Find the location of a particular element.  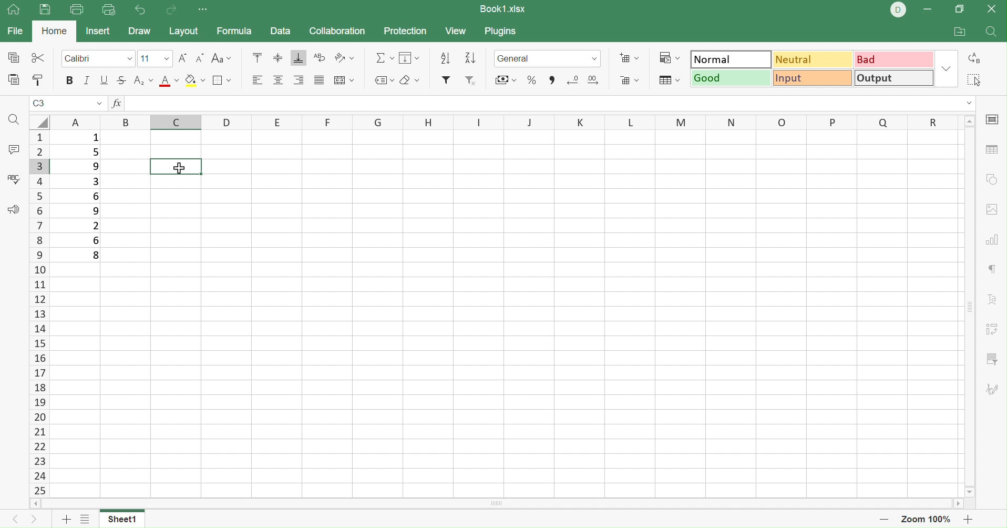

Zoom in is located at coordinates (971, 520).